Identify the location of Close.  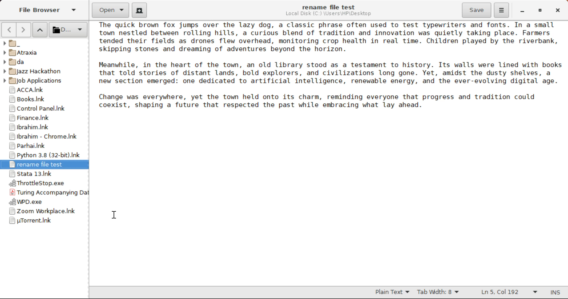
(557, 10).